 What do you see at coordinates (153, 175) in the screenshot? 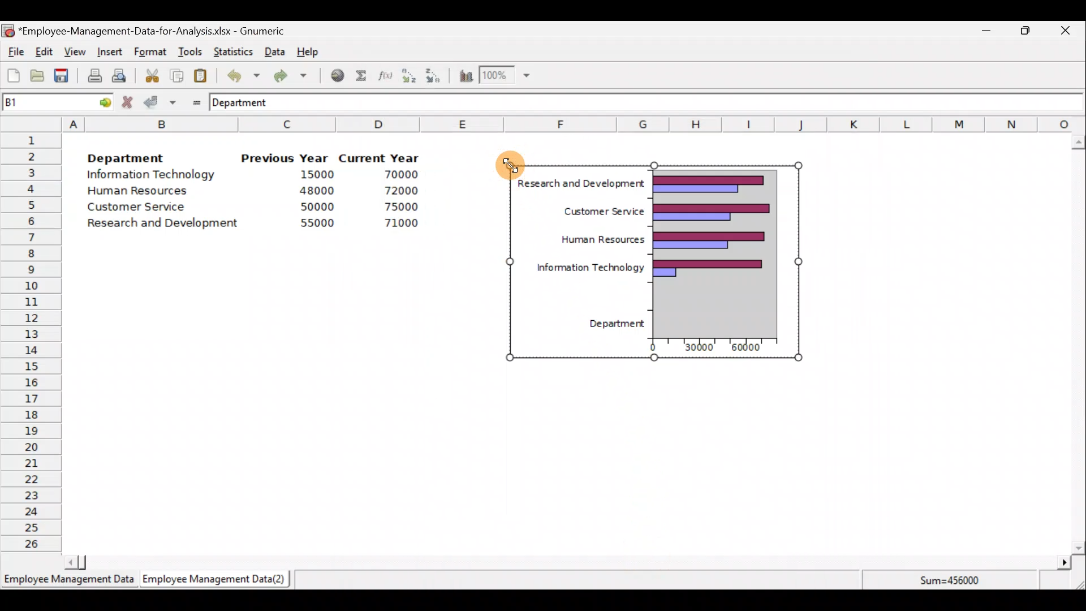
I see `Information Technology` at bounding box center [153, 175].